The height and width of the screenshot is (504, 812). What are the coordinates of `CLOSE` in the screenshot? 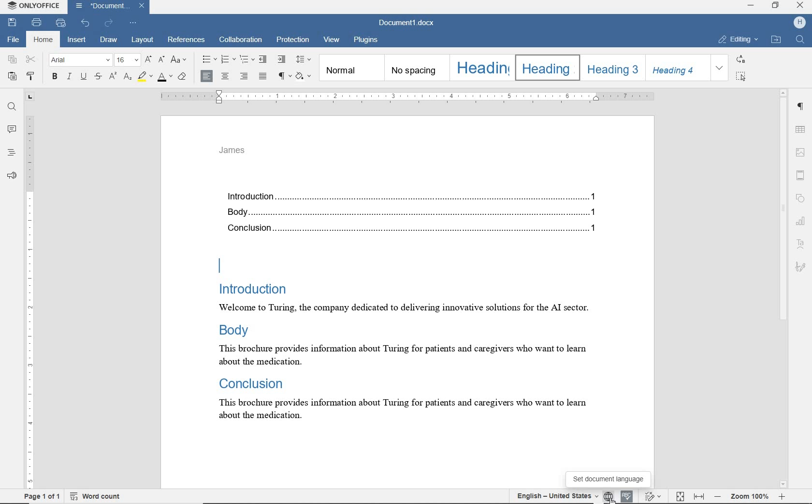 It's located at (799, 5).